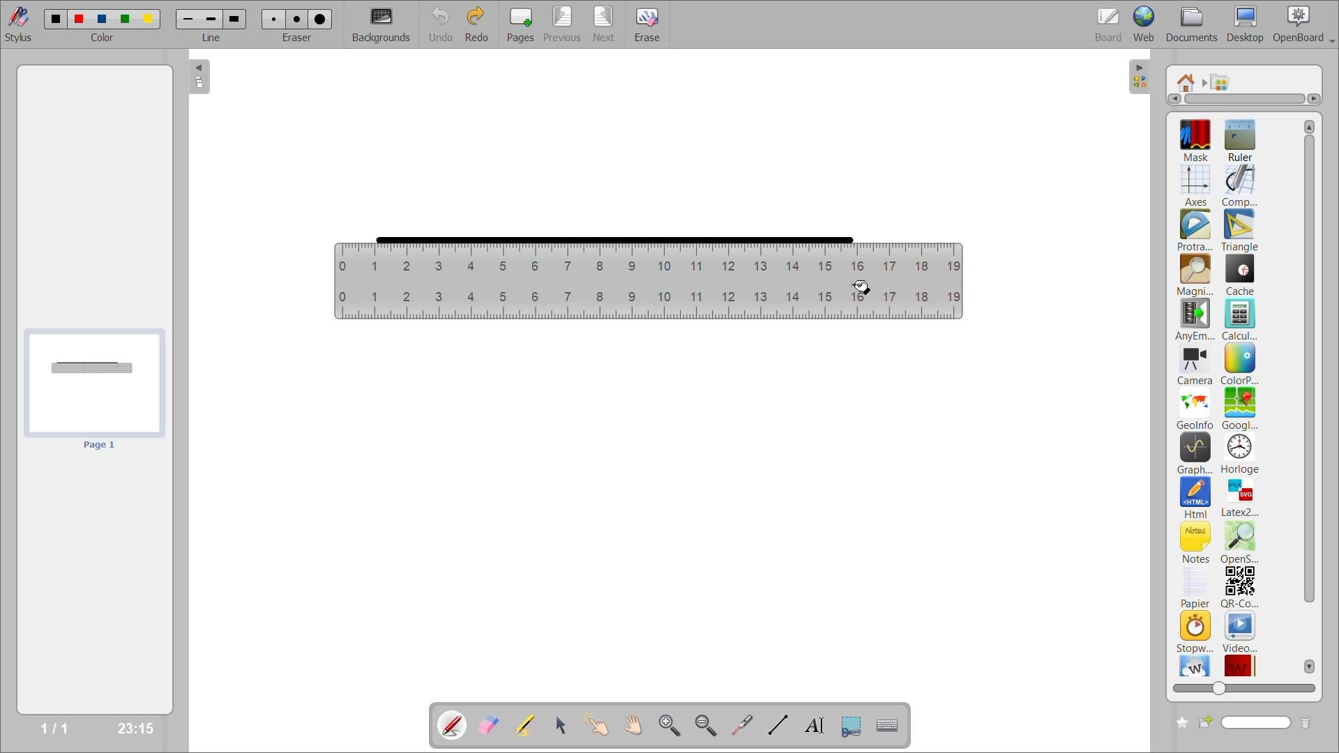 Image resolution: width=1339 pixels, height=753 pixels. What do you see at coordinates (134, 727) in the screenshot?
I see `23:15` at bounding box center [134, 727].